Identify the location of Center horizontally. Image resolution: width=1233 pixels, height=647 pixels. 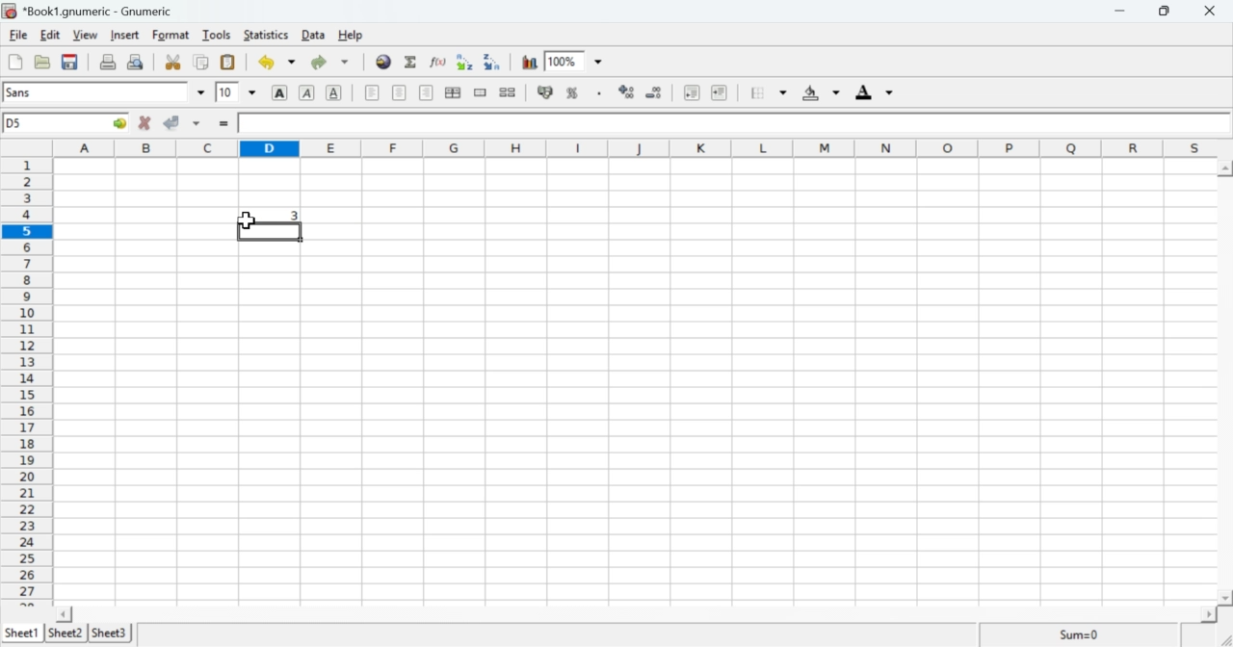
(426, 92).